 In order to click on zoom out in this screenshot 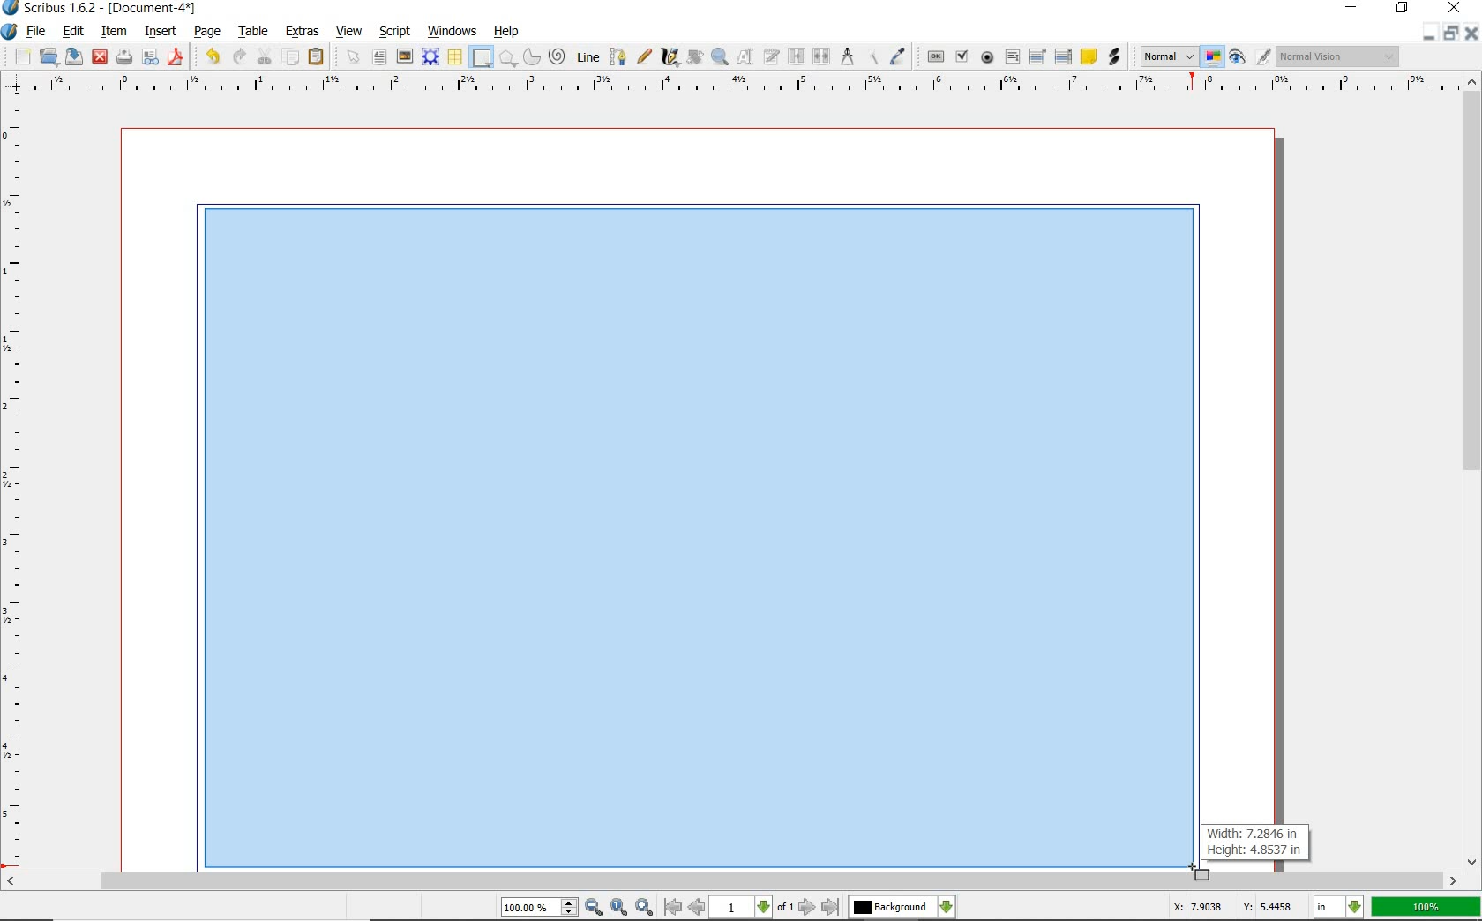, I will do `click(595, 908)`.